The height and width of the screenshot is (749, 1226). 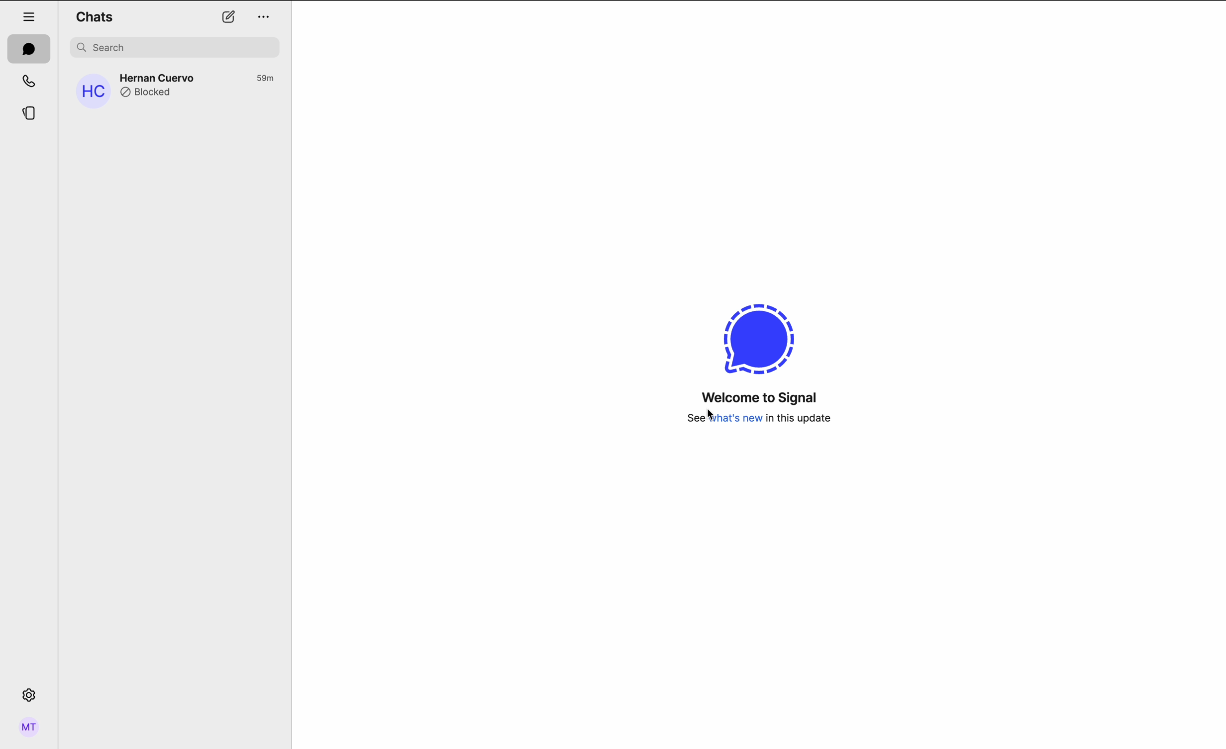 What do you see at coordinates (31, 82) in the screenshot?
I see `calls` at bounding box center [31, 82].